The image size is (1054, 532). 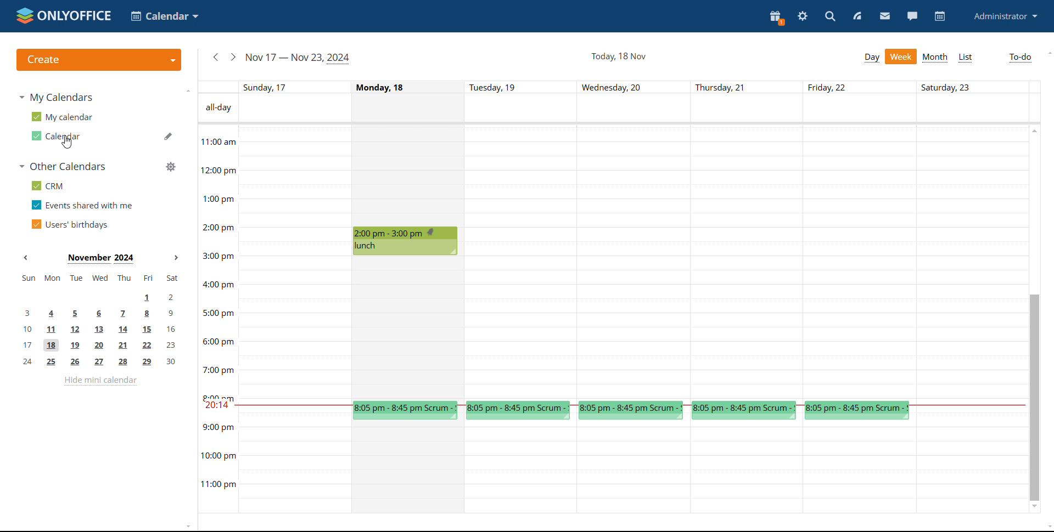 I want to click on collapse, so click(x=188, y=91).